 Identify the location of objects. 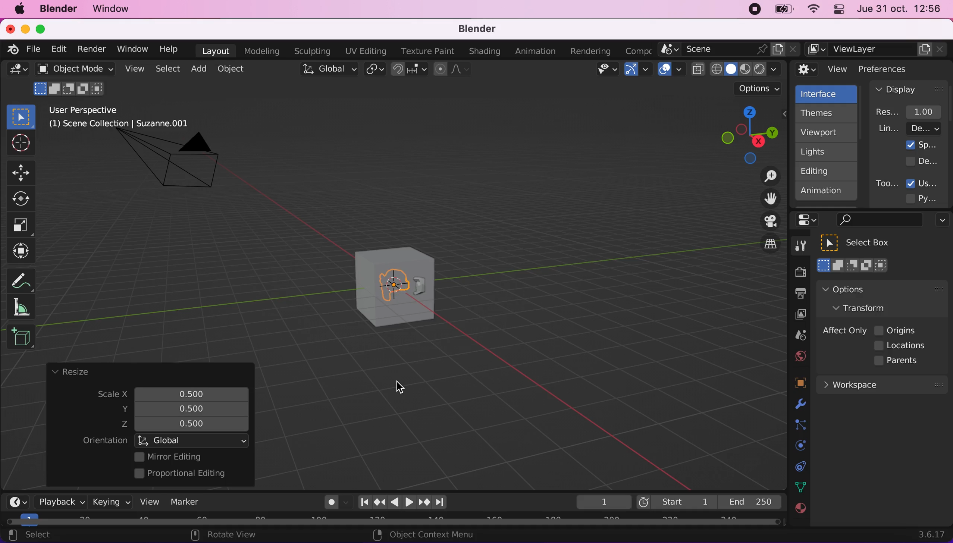
(791, 384).